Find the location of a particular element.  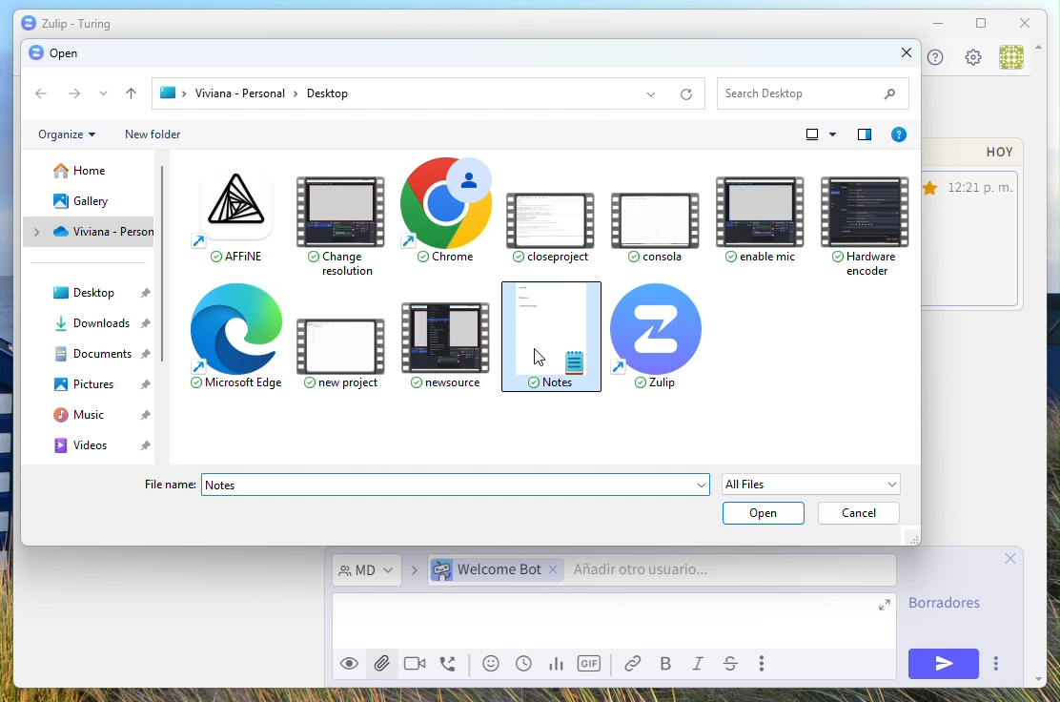

Path is located at coordinates (432, 93).